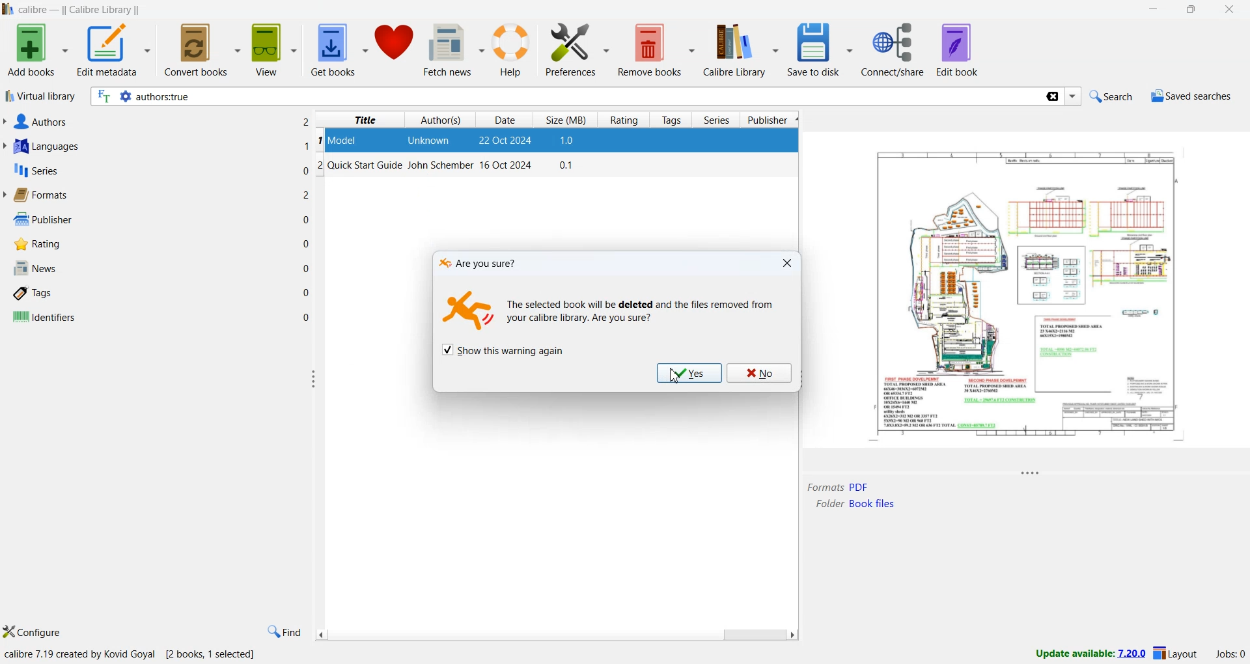  What do you see at coordinates (507, 141) in the screenshot?
I see `date` at bounding box center [507, 141].